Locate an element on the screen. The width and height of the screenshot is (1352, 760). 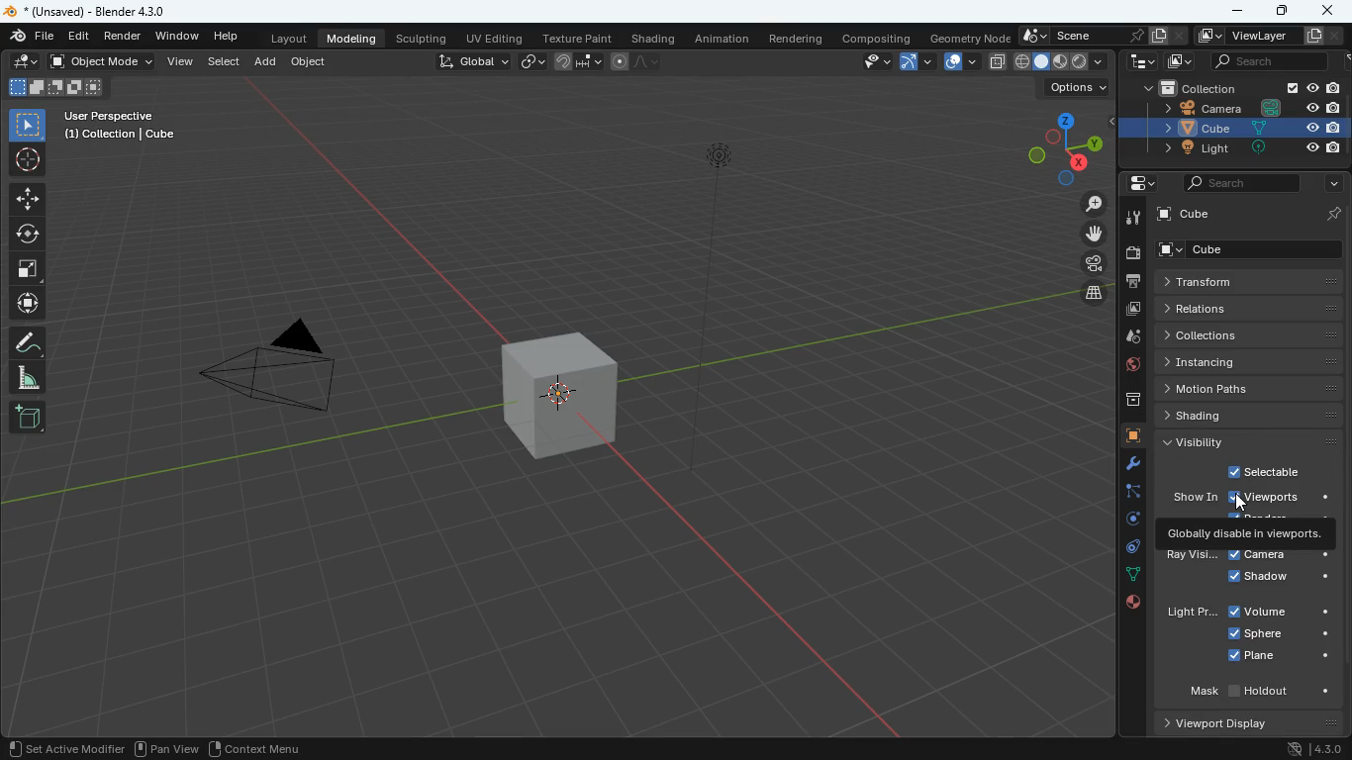
more is located at coordinates (1329, 185).